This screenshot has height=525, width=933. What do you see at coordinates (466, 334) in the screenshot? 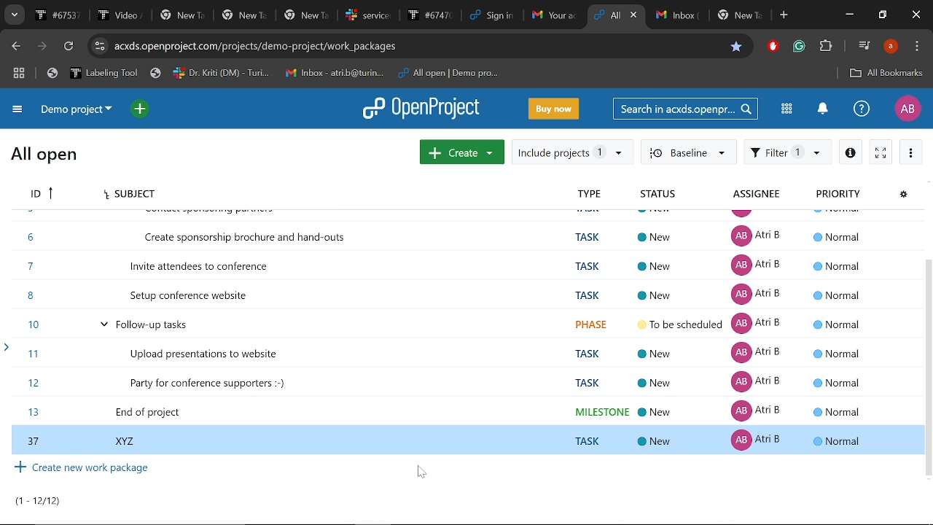
I see `Completed task removed ` at bounding box center [466, 334].